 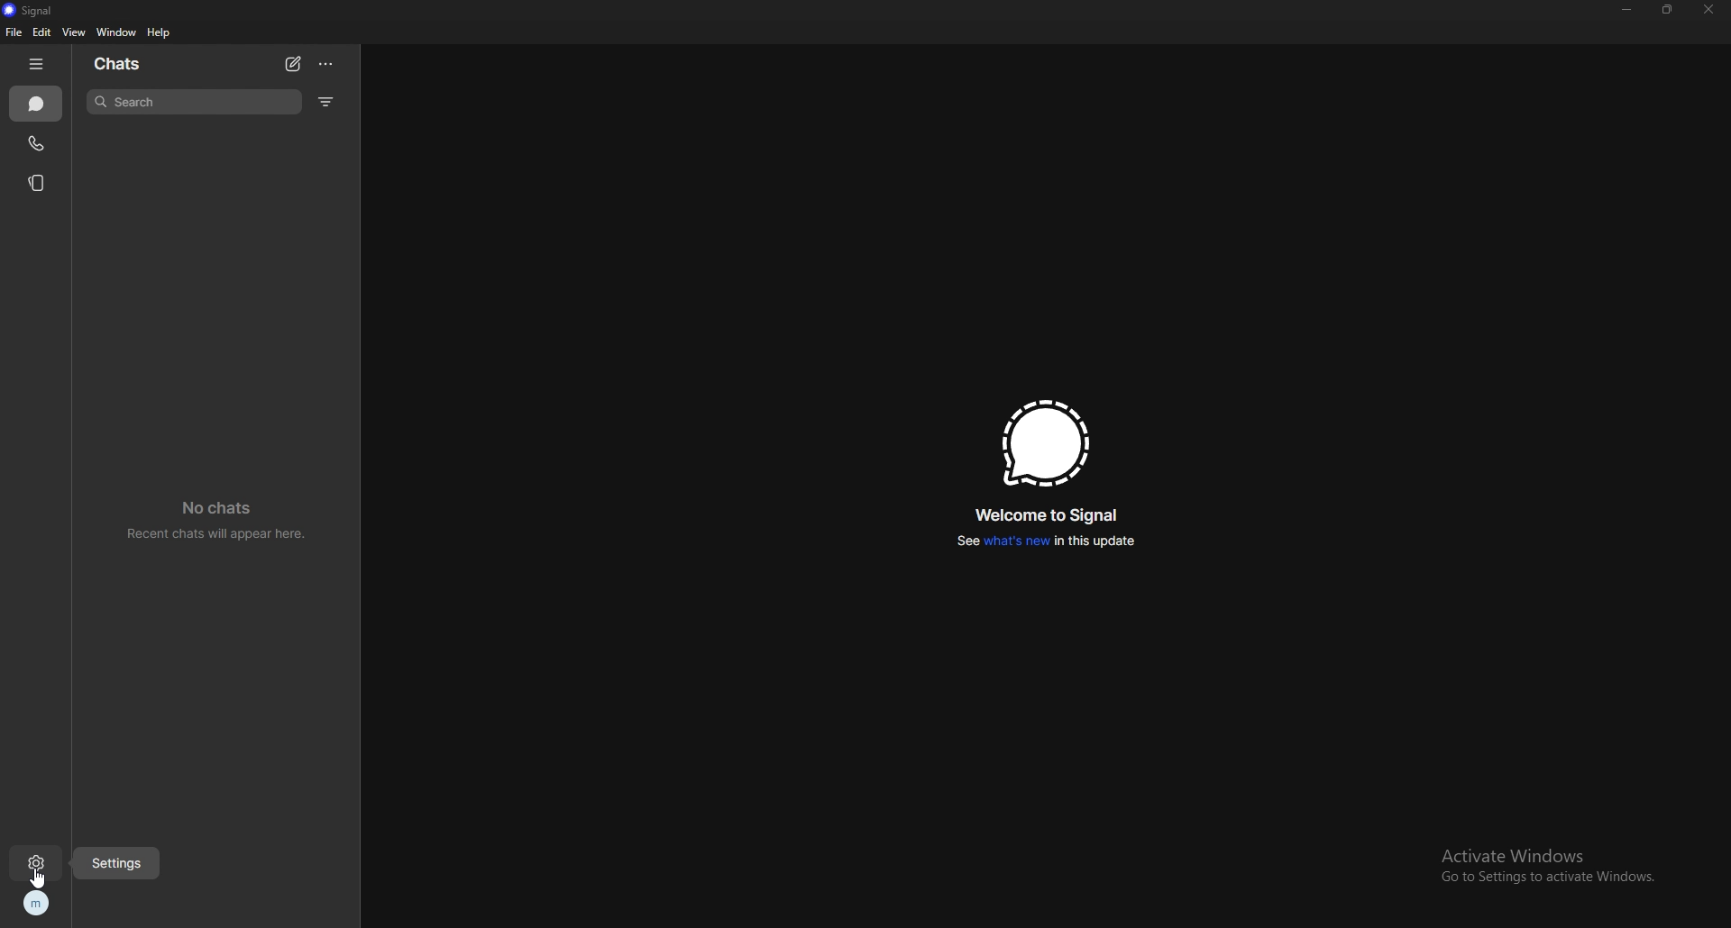 What do you see at coordinates (1046, 543) in the screenshot?
I see `whats new` at bounding box center [1046, 543].